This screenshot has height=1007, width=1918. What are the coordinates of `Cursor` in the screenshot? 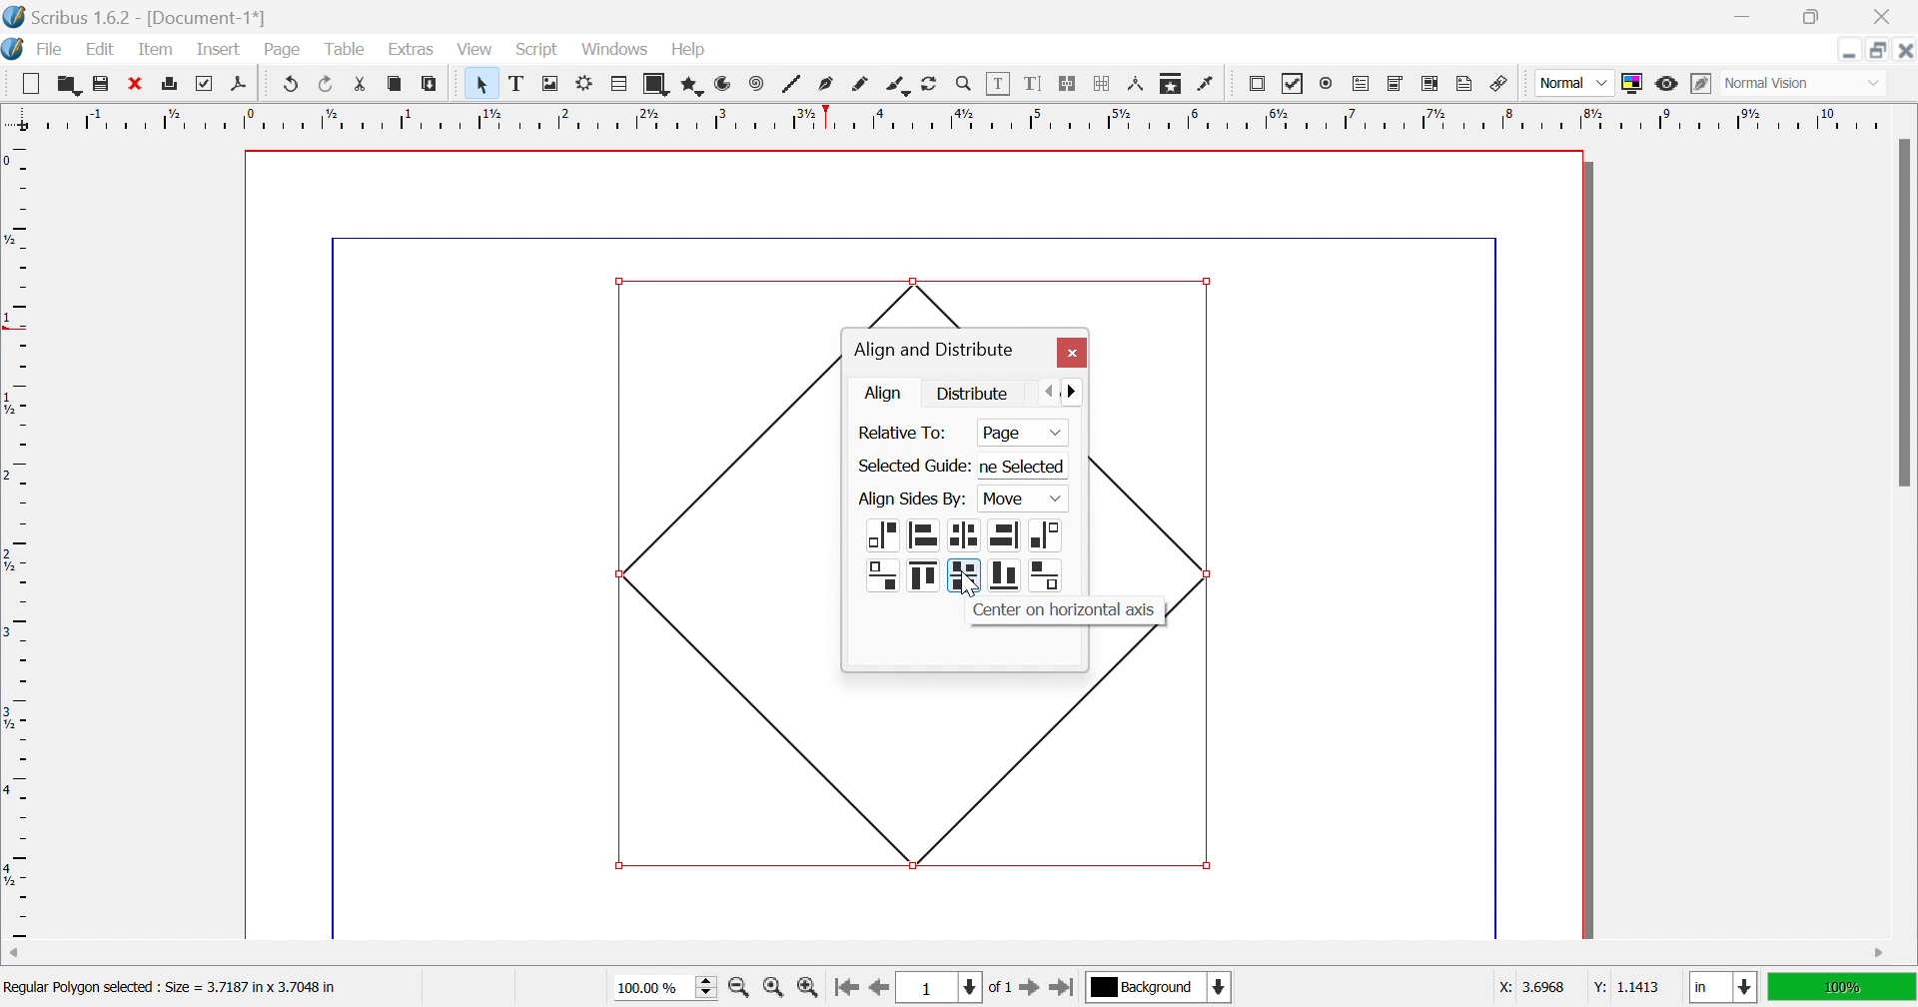 It's located at (968, 586).